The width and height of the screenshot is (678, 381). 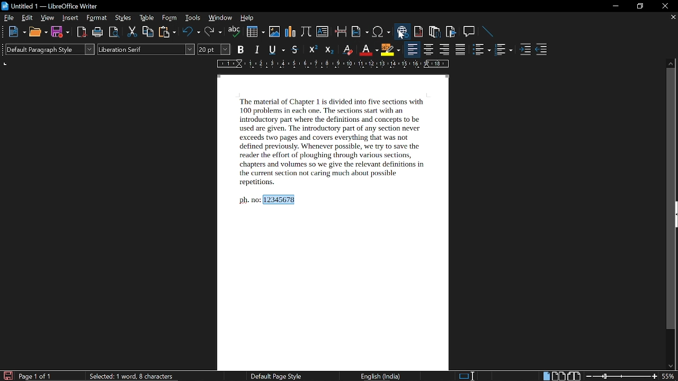 I want to click on file, so click(x=10, y=18).